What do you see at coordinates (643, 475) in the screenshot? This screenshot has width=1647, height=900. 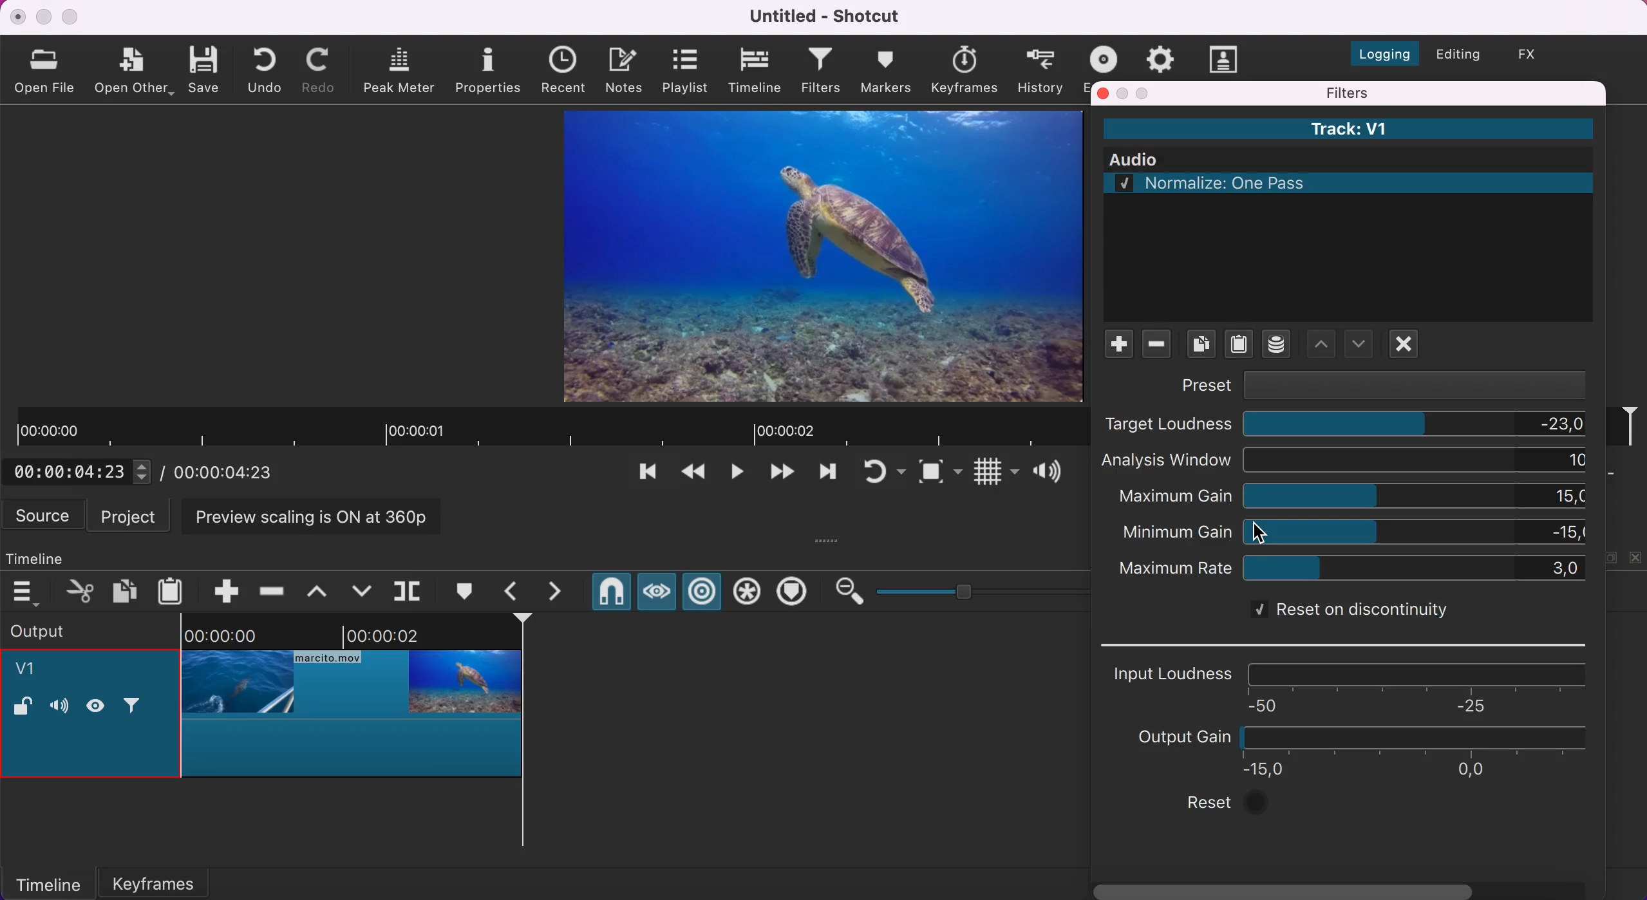 I see `skip to the previous point` at bounding box center [643, 475].